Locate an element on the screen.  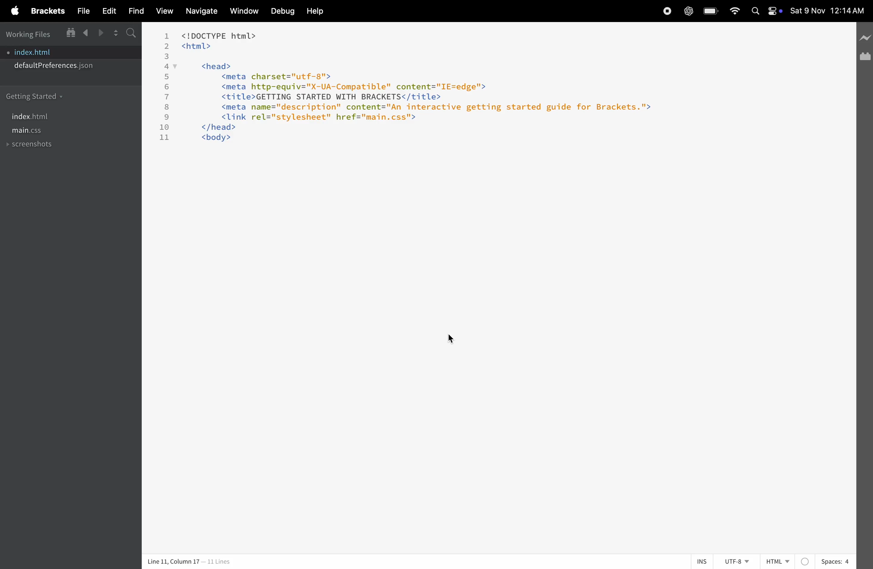
search is located at coordinates (133, 33).